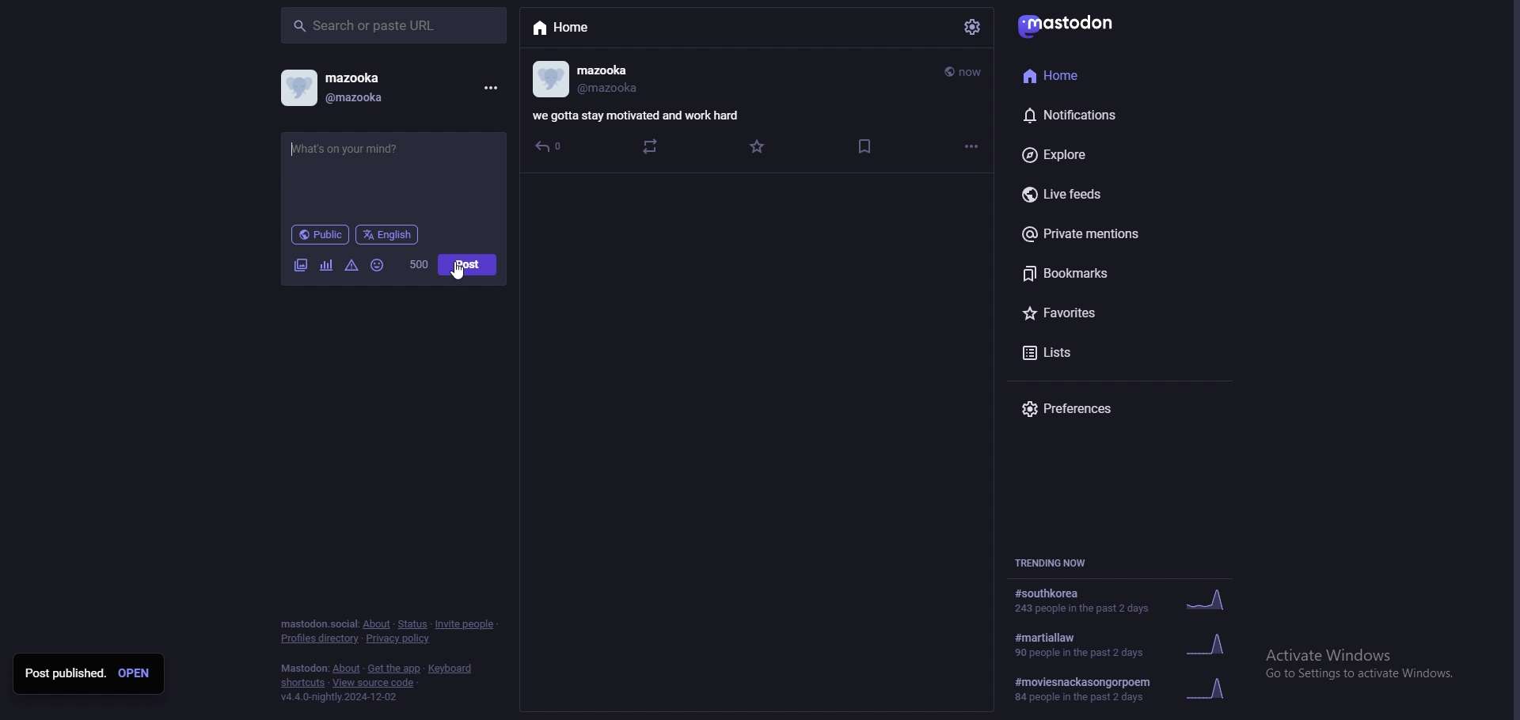 This screenshot has height=720, width=1520. Describe the element at coordinates (302, 684) in the screenshot. I see `shortcuts` at that location.